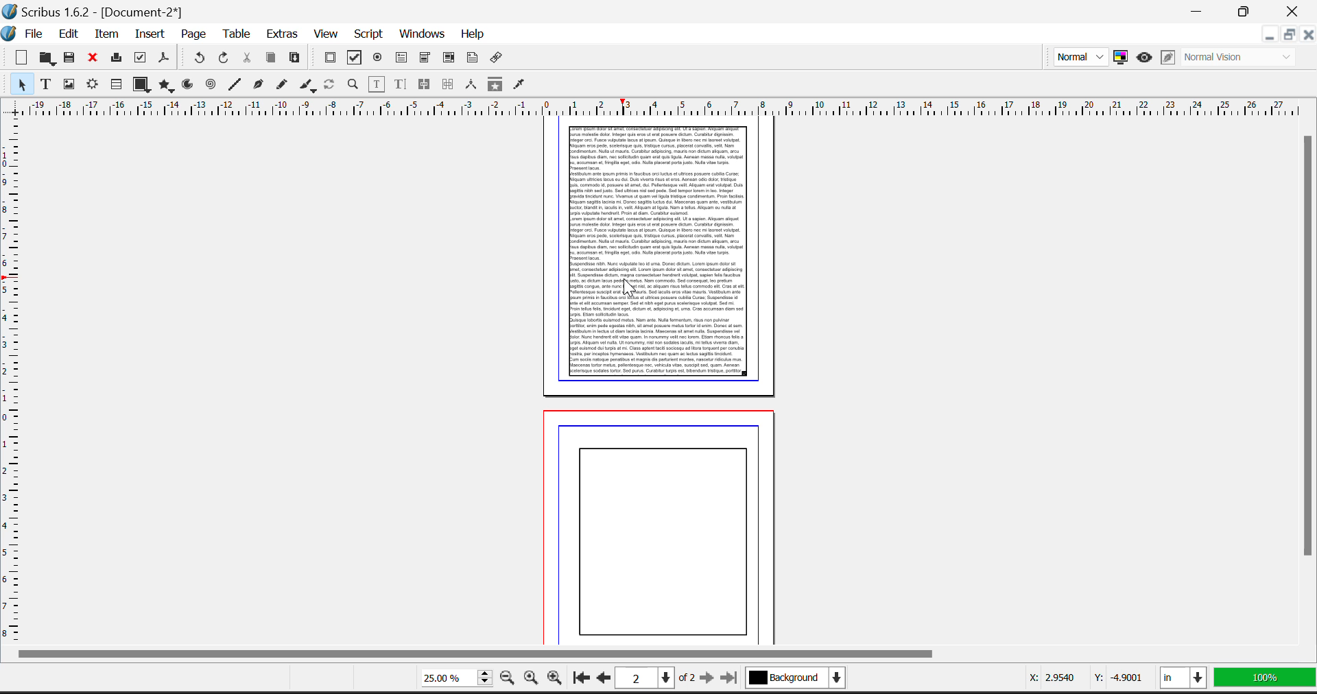 The height and width of the screenshot is (694, 1317). I want to click on PDF List Box, so click(449, 58).